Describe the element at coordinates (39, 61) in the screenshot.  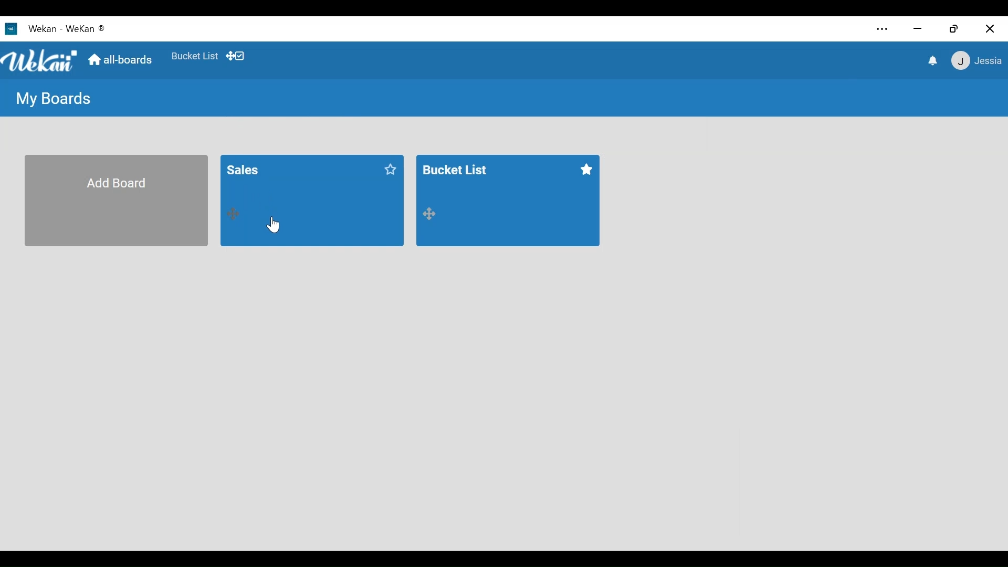
I see `Wekan logo` at that location.